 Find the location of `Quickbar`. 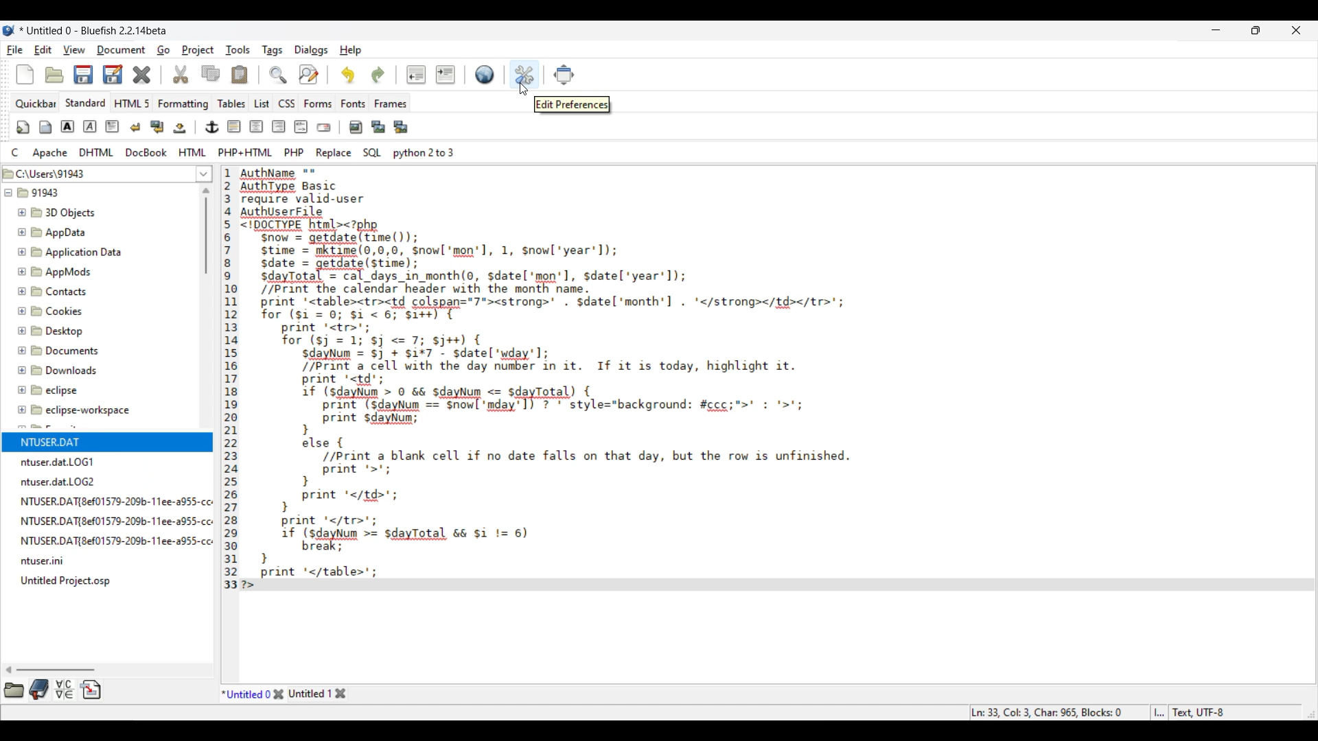

Quickbar is located at coordinates (35, 104).